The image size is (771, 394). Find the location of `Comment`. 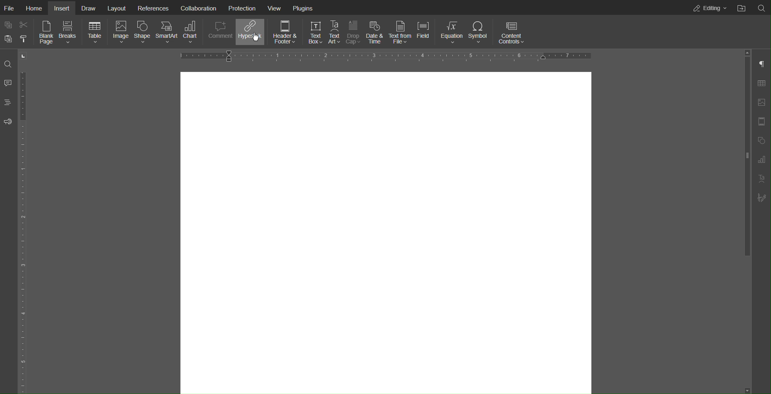

Comment is located at coordinates (219, 32).